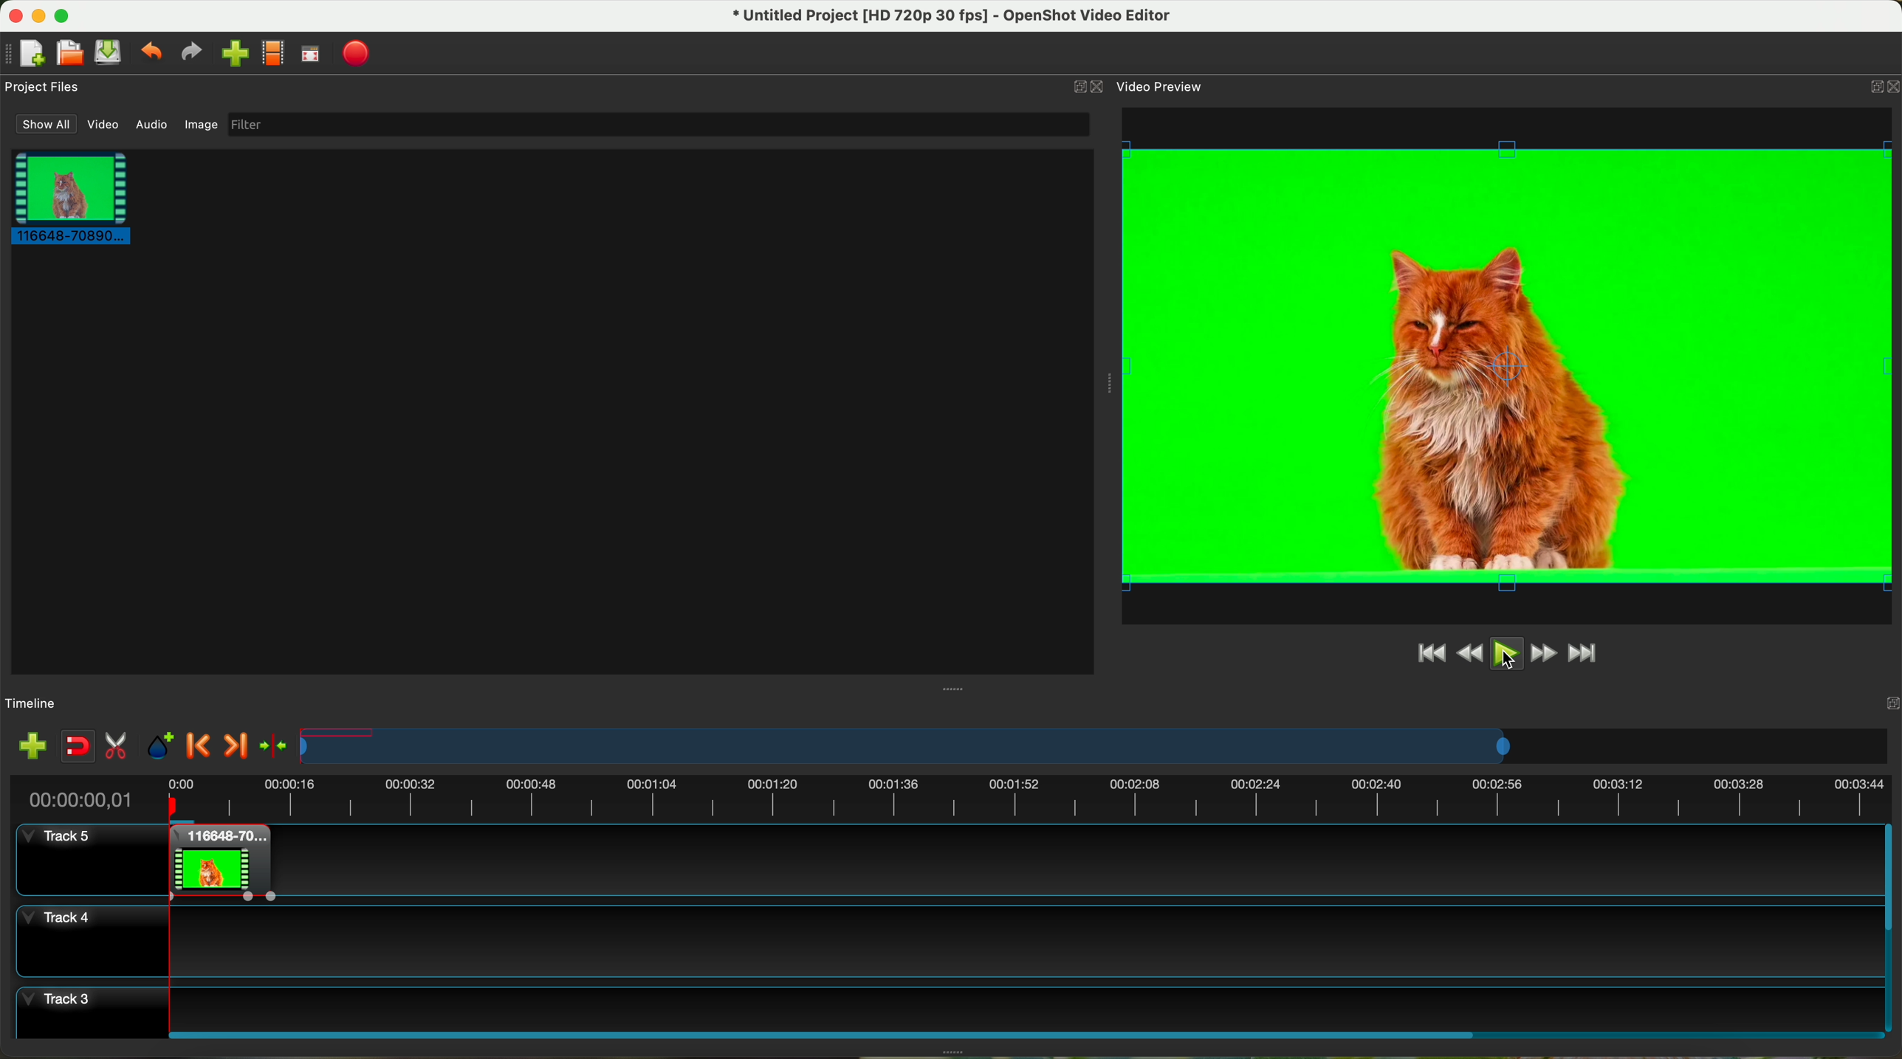 Image resolution: width=1902 pixels, height=1059 pixels. Describe the element at coordinates (24, 54) in the screenshot. I see `new project` at that location.